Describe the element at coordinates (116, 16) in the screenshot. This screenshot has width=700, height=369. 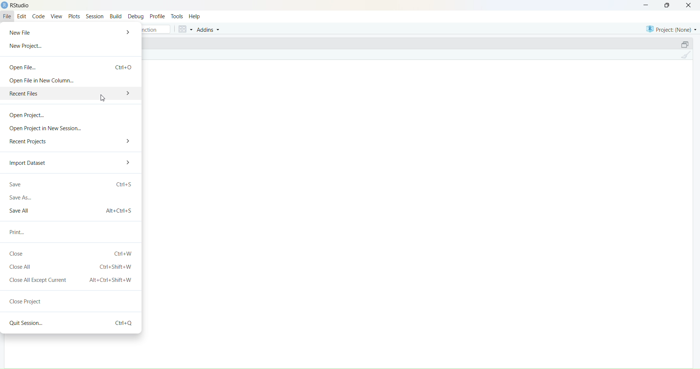
I see `Build` at that location.